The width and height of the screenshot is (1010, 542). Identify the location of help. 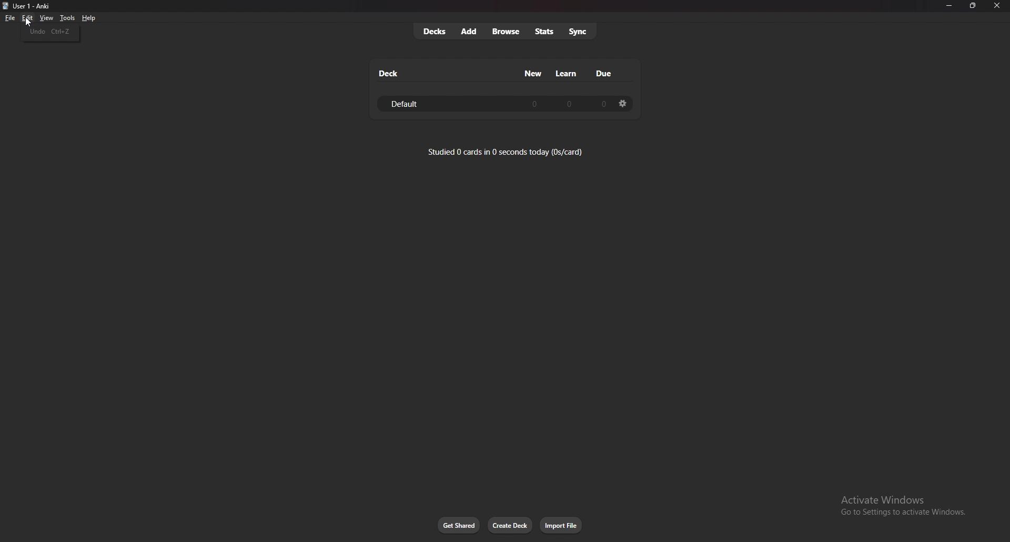
(90, 18).